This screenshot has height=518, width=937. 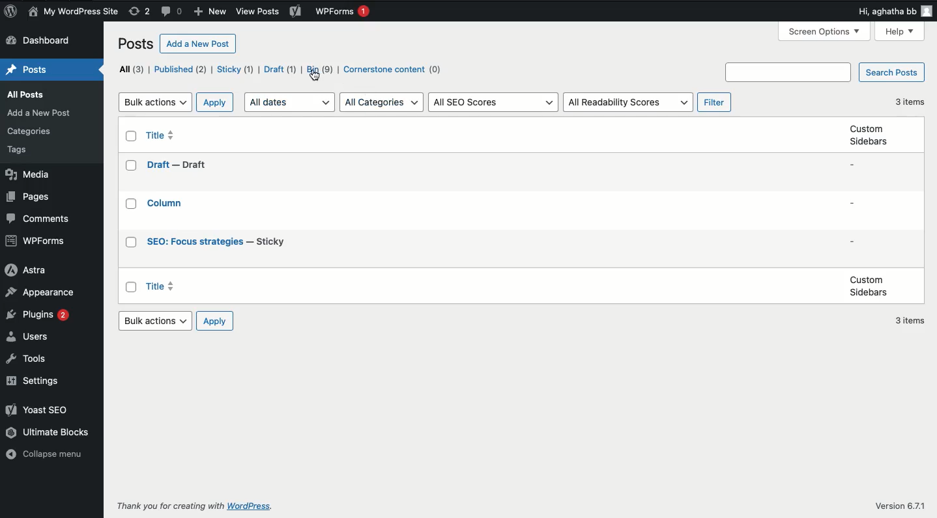 I want to click on all posts, so click(x=27, y=95).